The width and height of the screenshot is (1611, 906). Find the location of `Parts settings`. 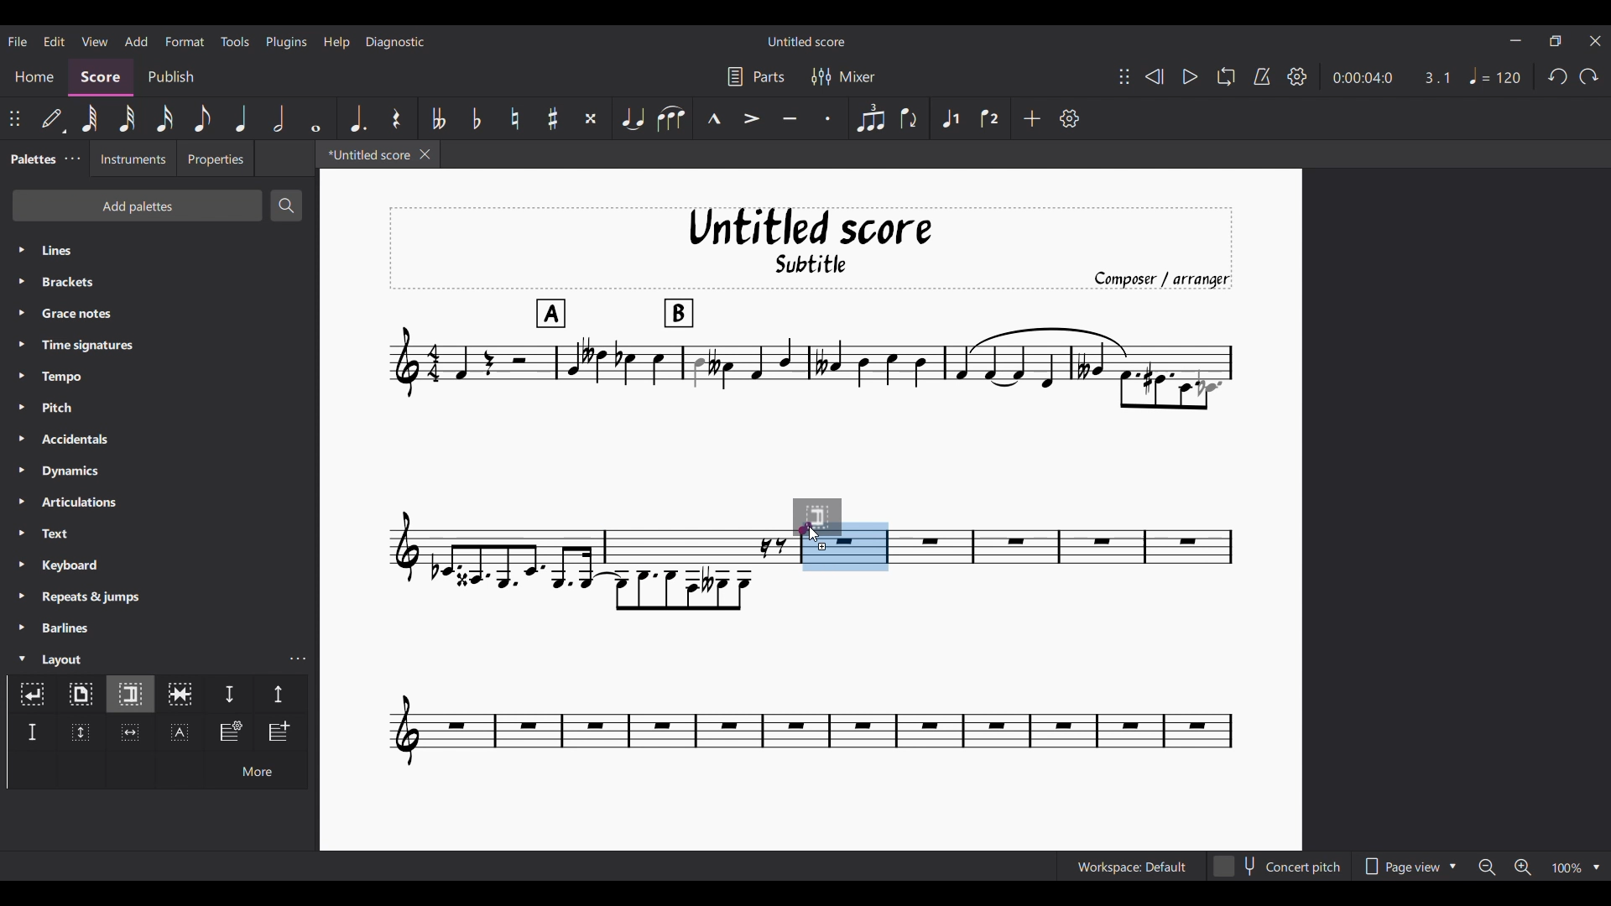

Parts settings is located at coordinates (757, 76).